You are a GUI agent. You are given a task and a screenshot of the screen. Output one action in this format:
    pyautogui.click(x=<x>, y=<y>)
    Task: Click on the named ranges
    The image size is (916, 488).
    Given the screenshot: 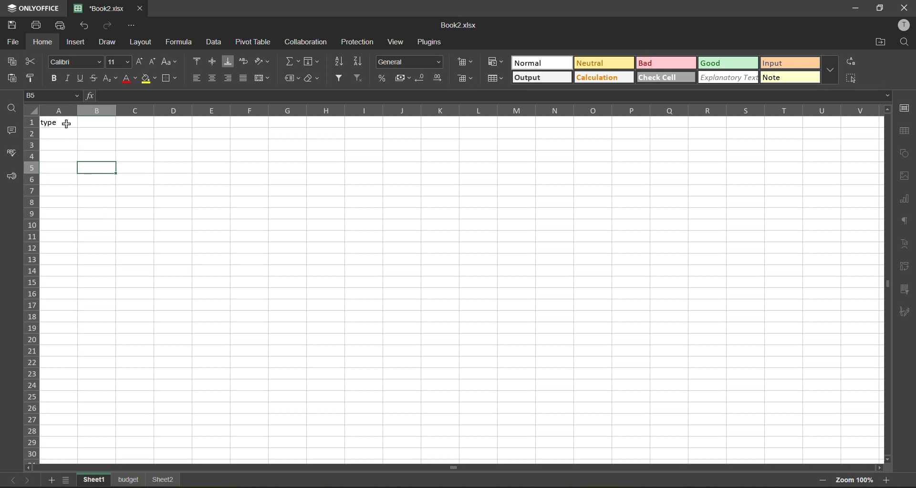 What is the action you would take?
    pyautogui.click(x=291, y=79)
    